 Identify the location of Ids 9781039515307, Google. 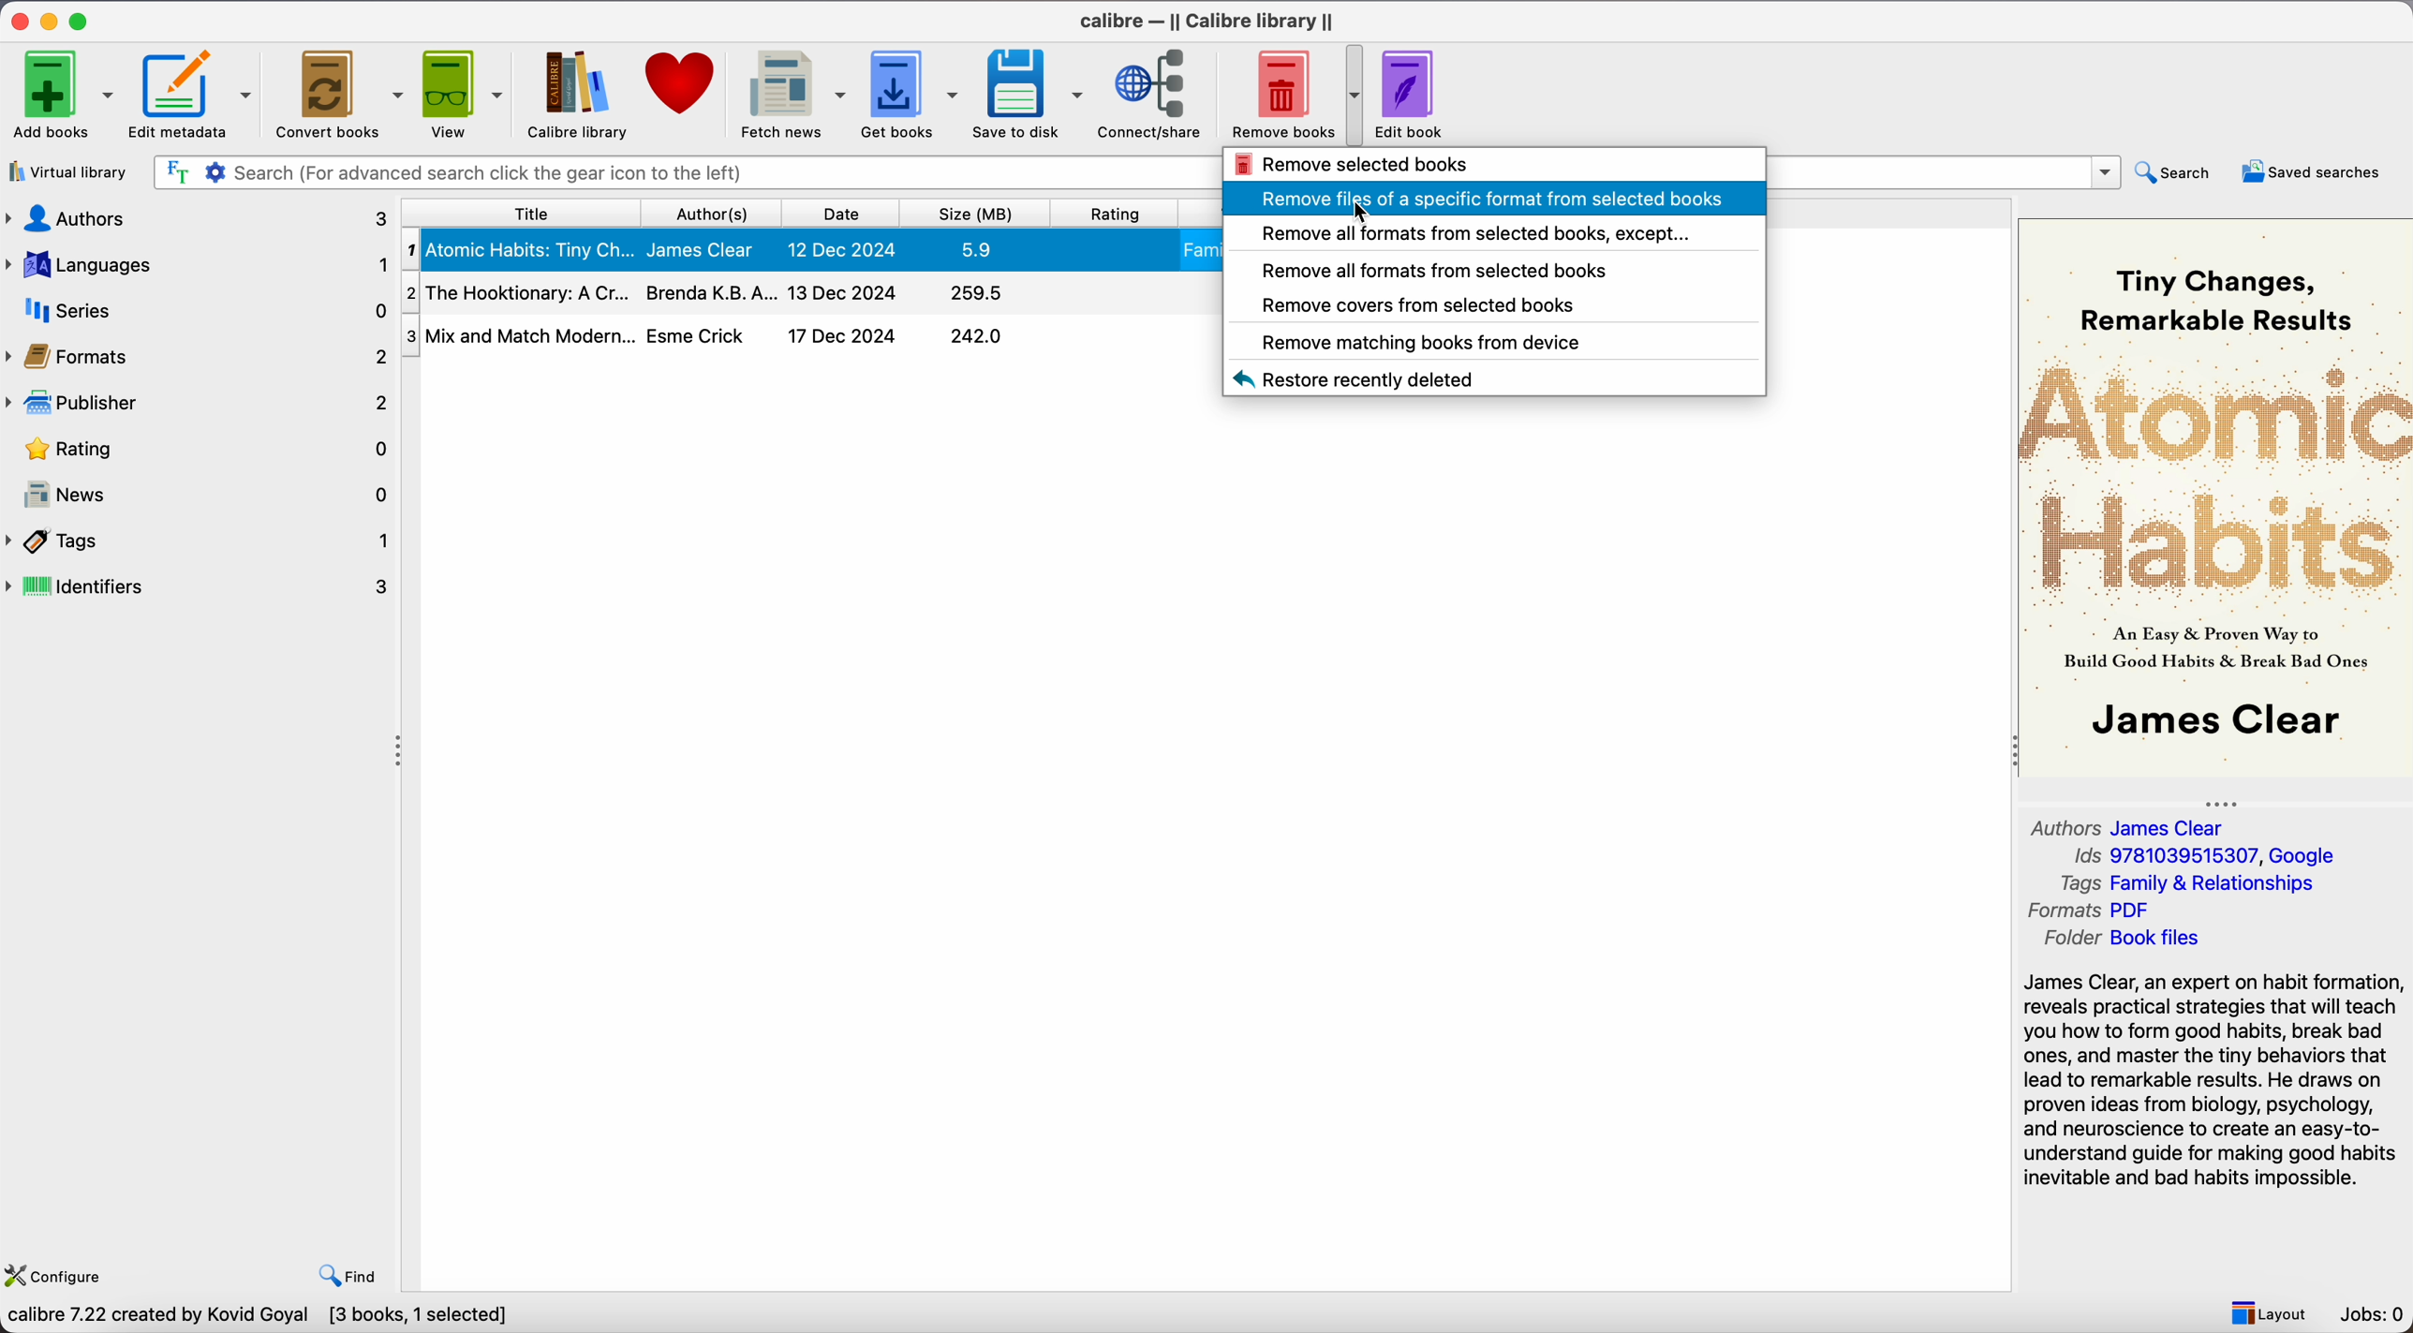
(2198, 856).